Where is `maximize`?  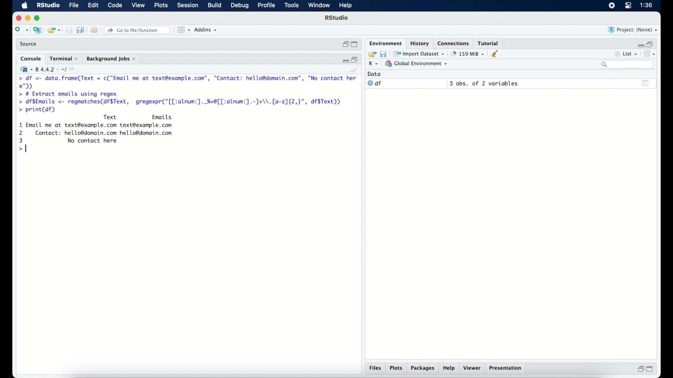 maximize is located at coordinates (354, 44).